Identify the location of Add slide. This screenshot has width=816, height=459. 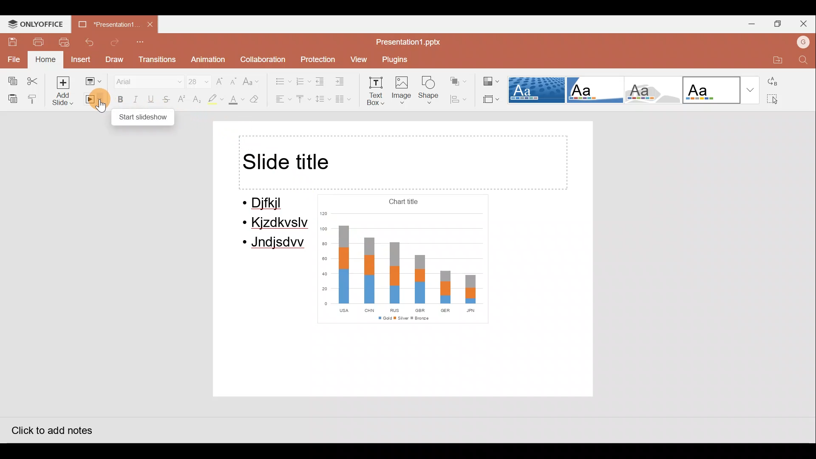
(65, 92).